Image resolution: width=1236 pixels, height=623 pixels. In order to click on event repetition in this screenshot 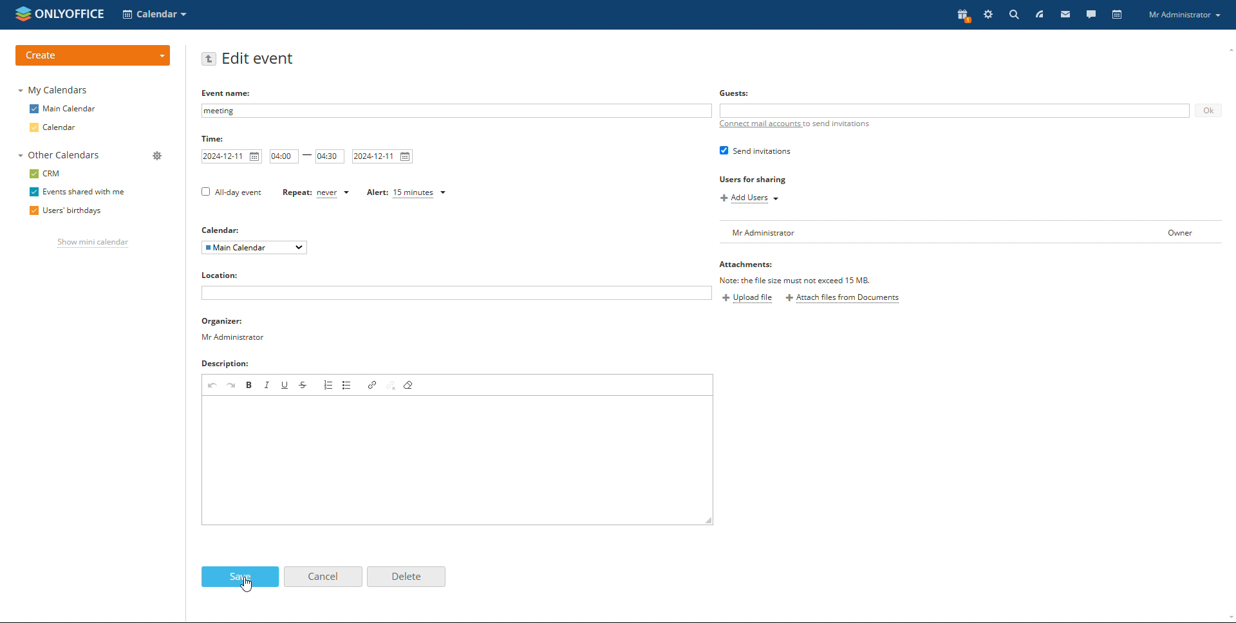, I will do `click(315, 192)`.